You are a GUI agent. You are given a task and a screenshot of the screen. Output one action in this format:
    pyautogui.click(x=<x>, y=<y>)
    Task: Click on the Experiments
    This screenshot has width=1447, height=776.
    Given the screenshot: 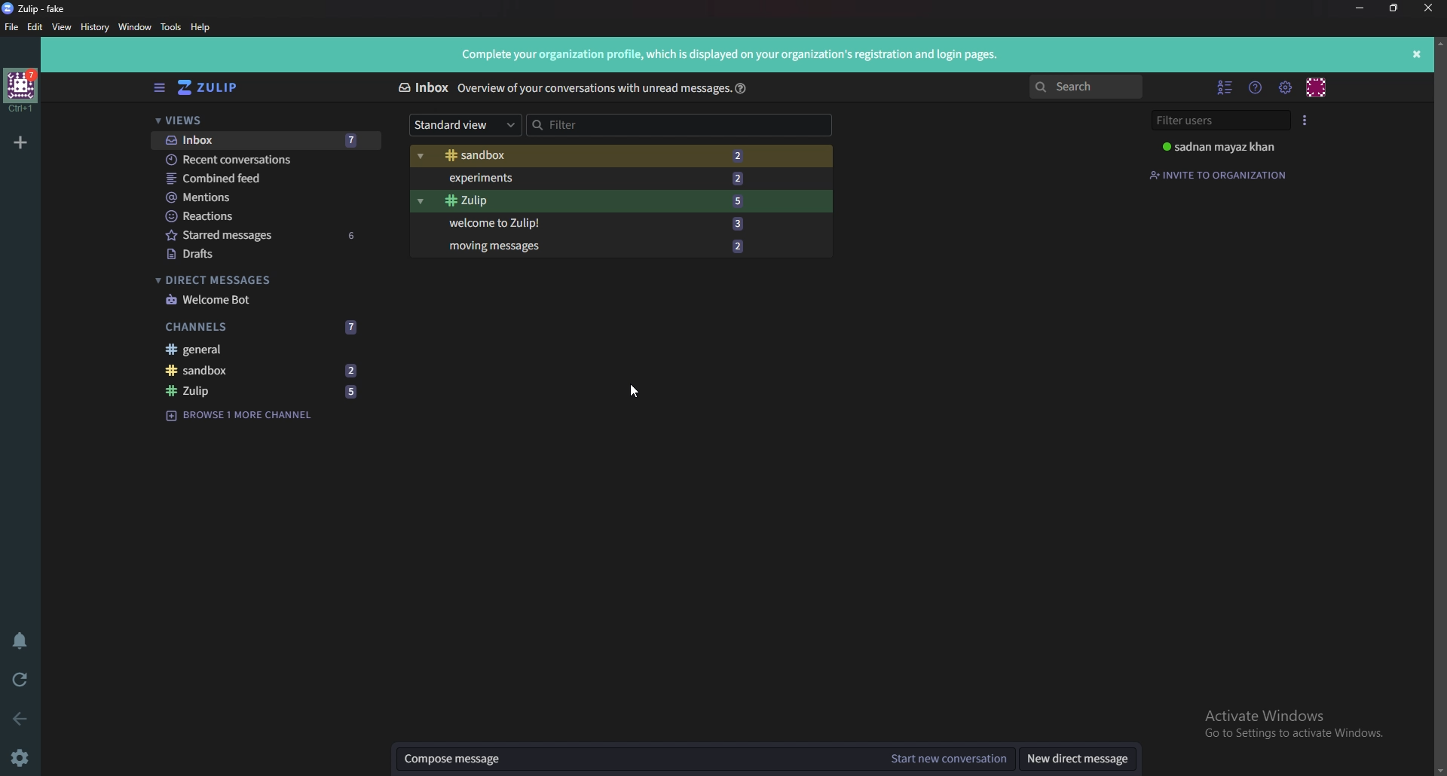 What is the action you would take?
    pyautogui.click(x=608, y=179)
    